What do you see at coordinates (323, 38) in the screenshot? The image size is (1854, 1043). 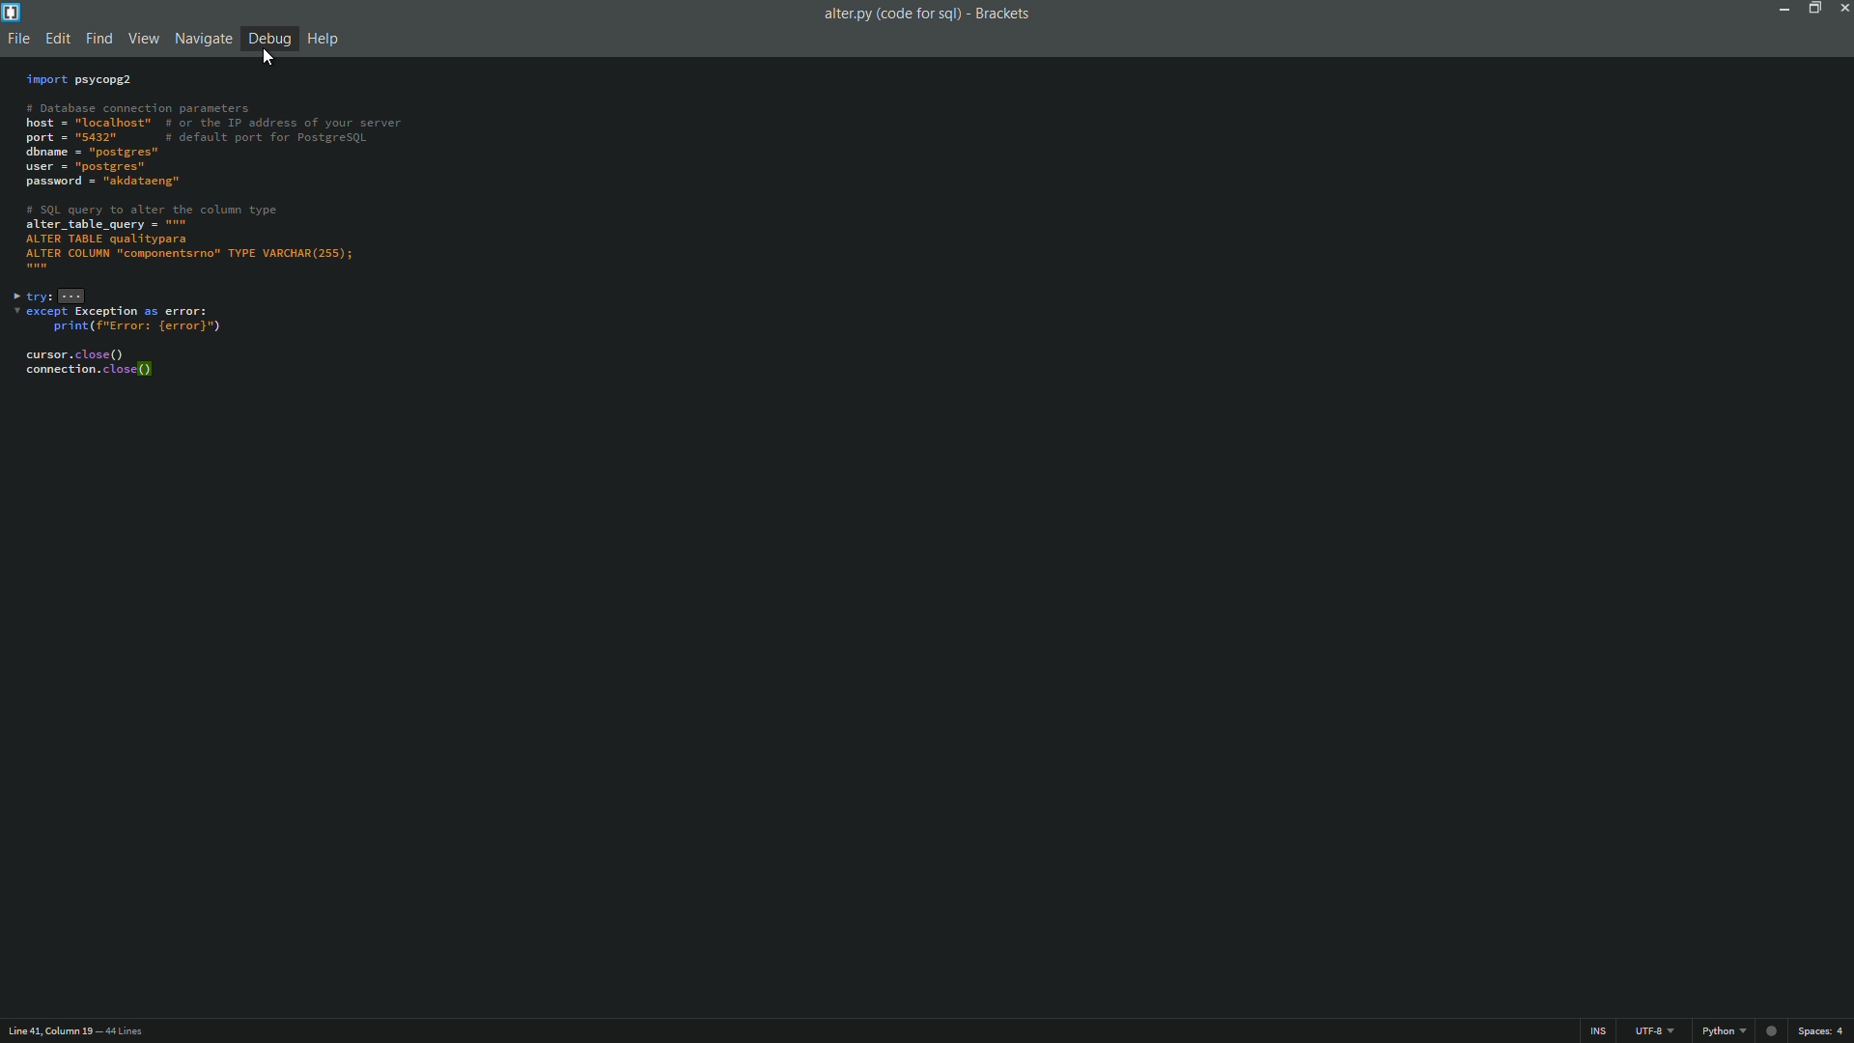 I see `help menu` at bounding box center [323, 38].